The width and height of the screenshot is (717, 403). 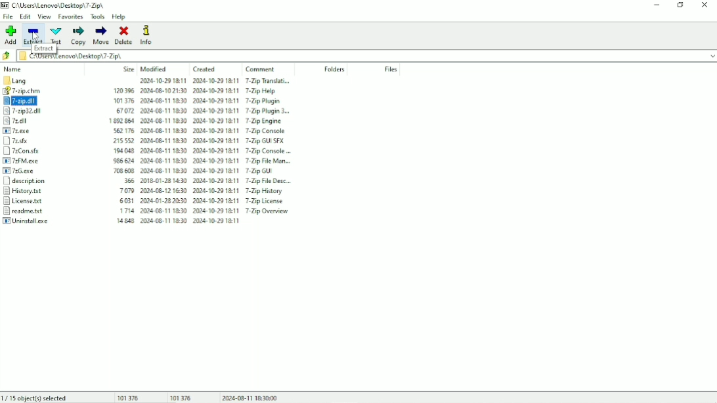 What do you see at coordinates (207, 81) in the screenshot?
I see `2024-70-29 1211 2004-10-29 1&1 T-Zip Translati...` at bounding box center [207, 81].